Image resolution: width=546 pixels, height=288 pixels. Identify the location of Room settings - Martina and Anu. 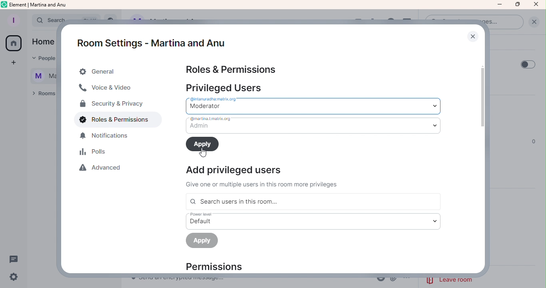
(148, 38).